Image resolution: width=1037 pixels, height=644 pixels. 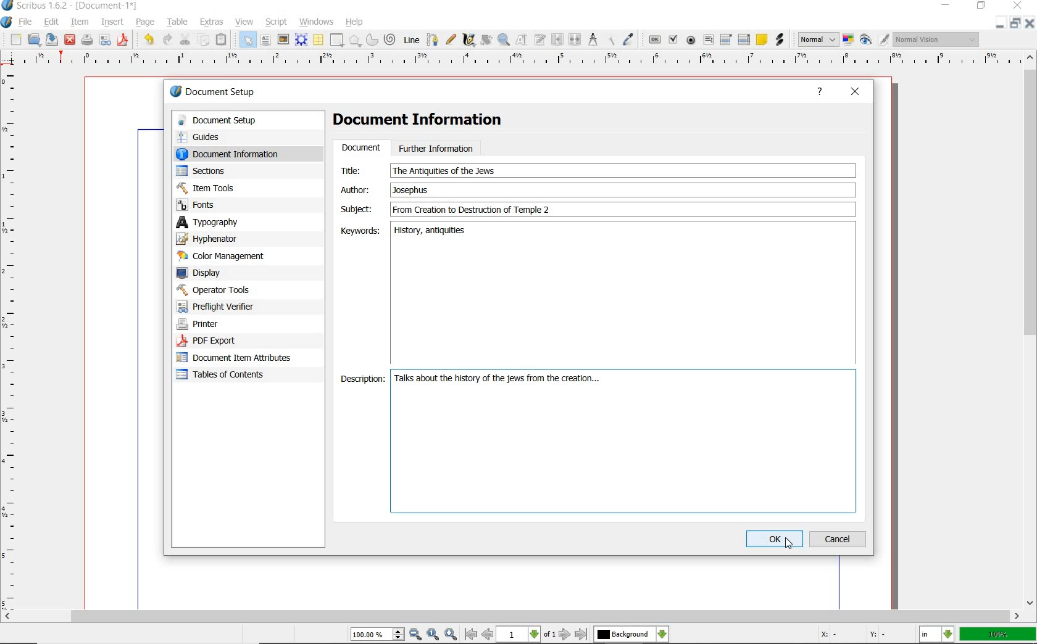 What do you see at coordinates (622, 442) in the screenshot?
I see `: | Talks about the history of the jews from the creation...` at bounding box center [622, 442].